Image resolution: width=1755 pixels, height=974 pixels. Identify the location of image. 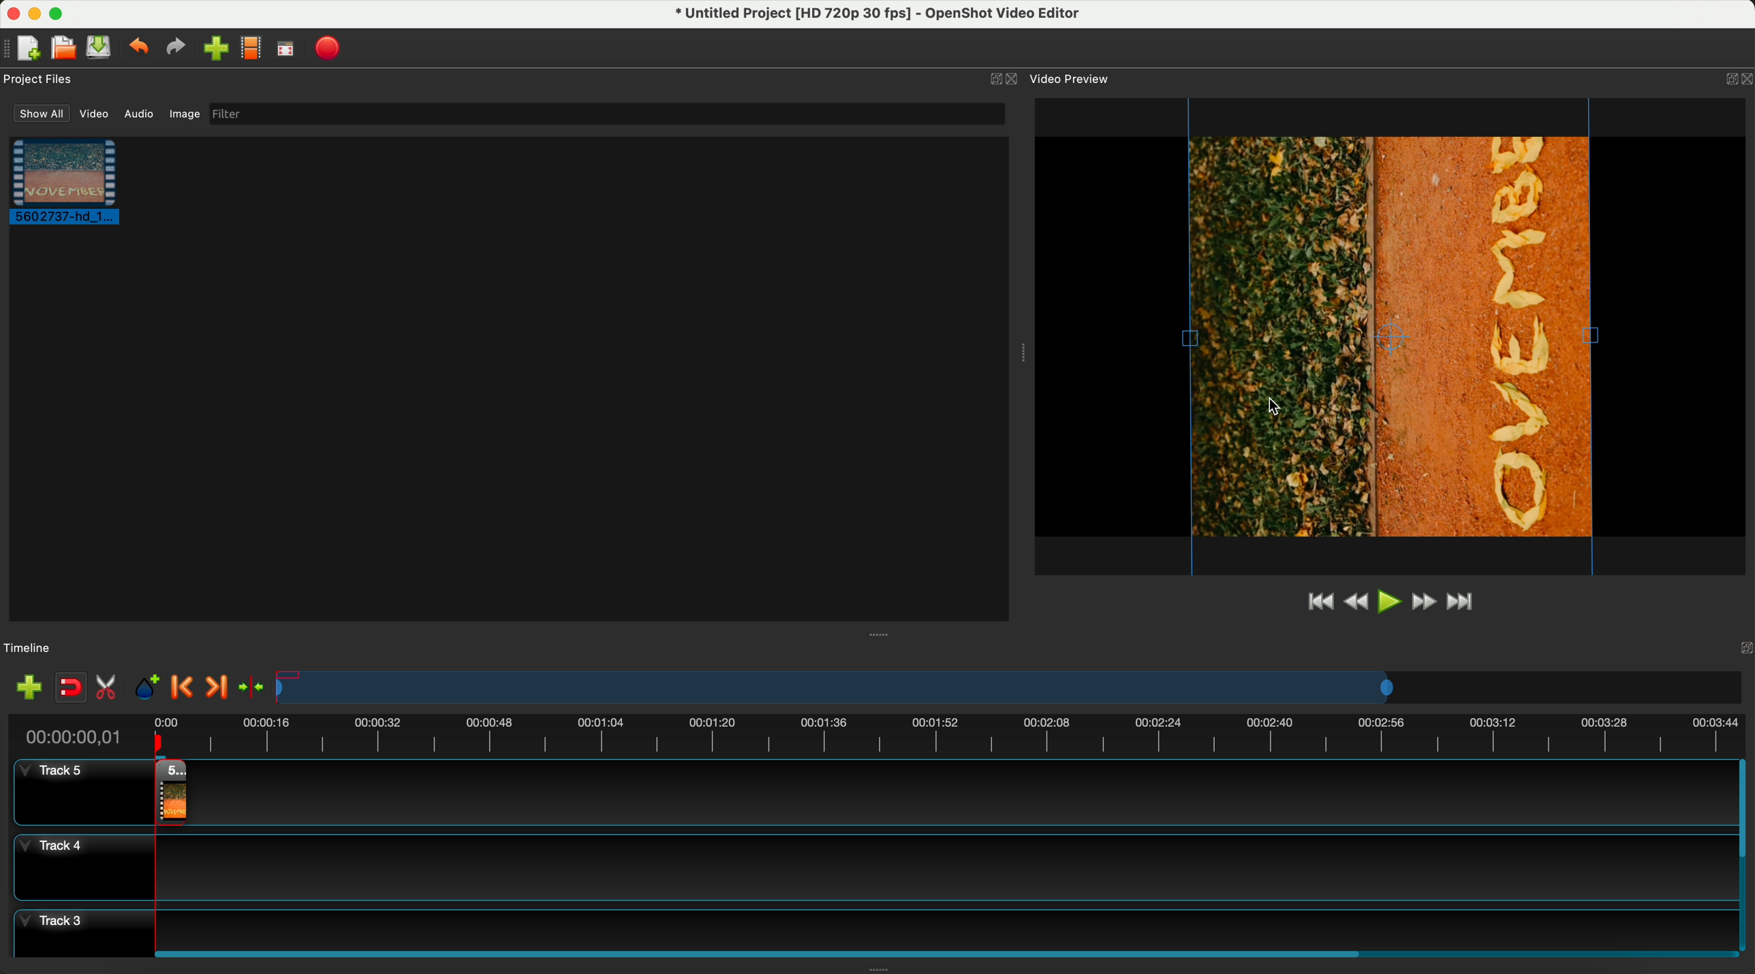
(185, 114).